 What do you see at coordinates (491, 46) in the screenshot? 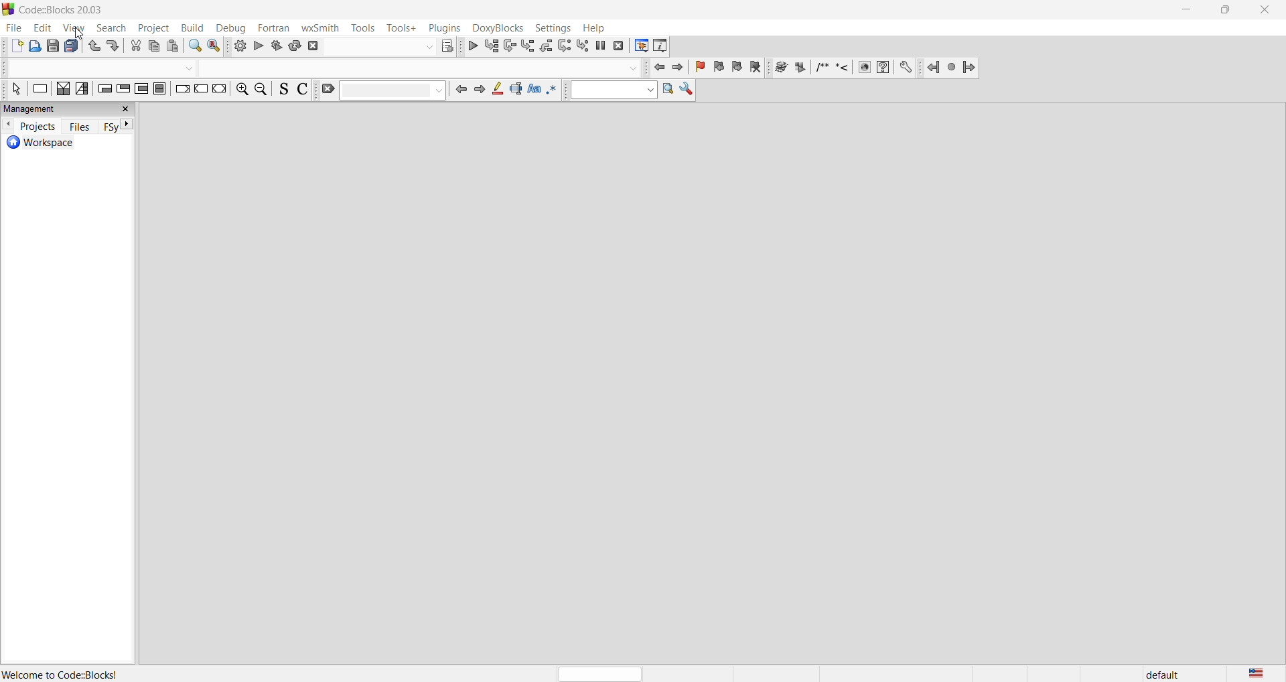
I see `run to cursor` at bounding box center [491, 46].